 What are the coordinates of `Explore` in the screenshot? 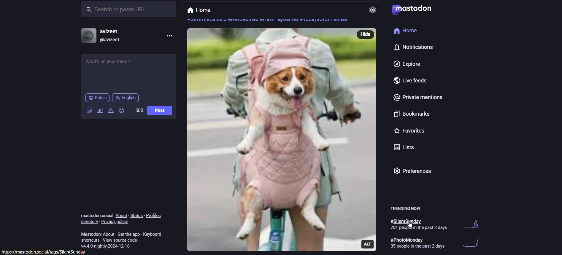 It's located at (406, 64).